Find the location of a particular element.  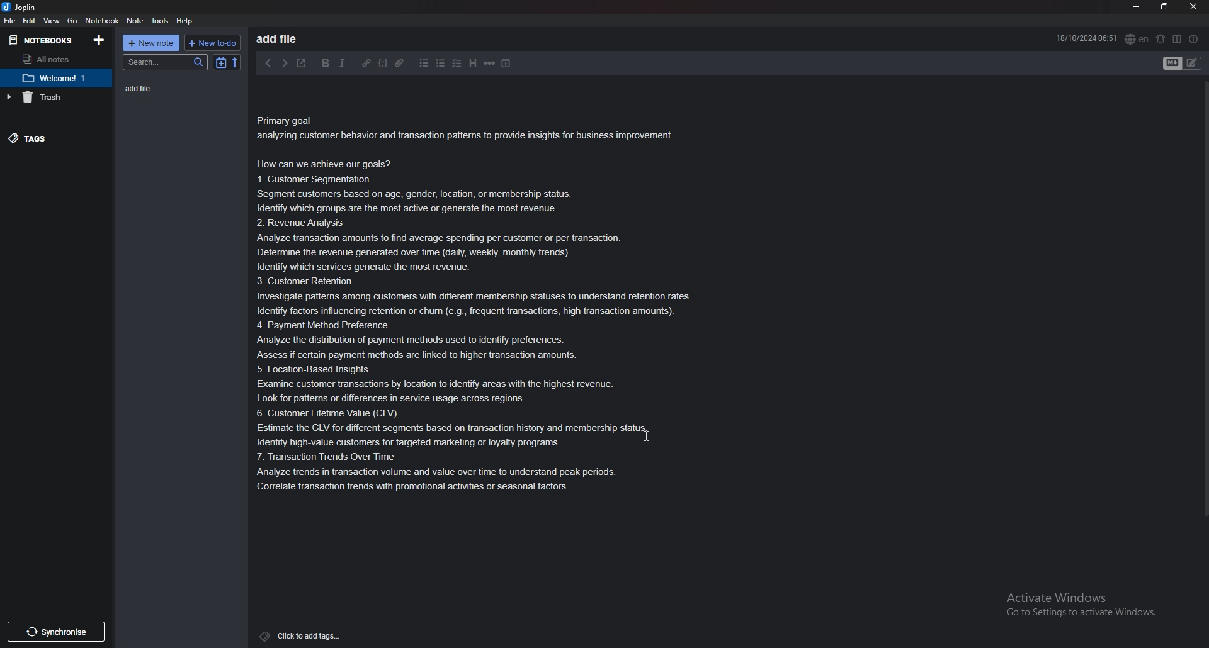

Horizontal rule is located at coordinates (490, 65).